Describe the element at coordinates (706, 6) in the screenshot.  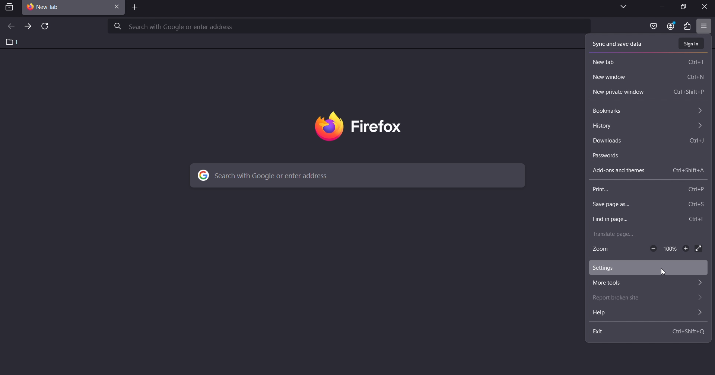
I see `close` at that location.